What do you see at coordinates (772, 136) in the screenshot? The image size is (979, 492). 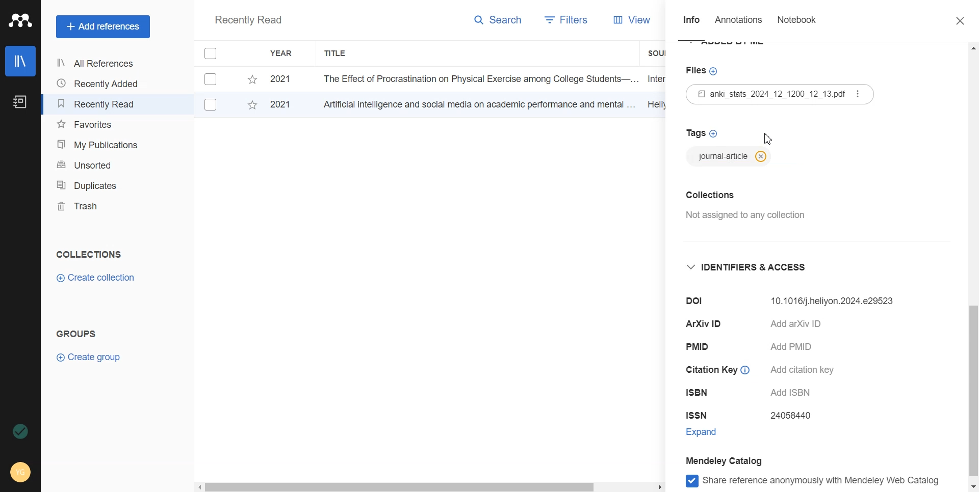 I see `Cursor` at bounding box center [772, 136].